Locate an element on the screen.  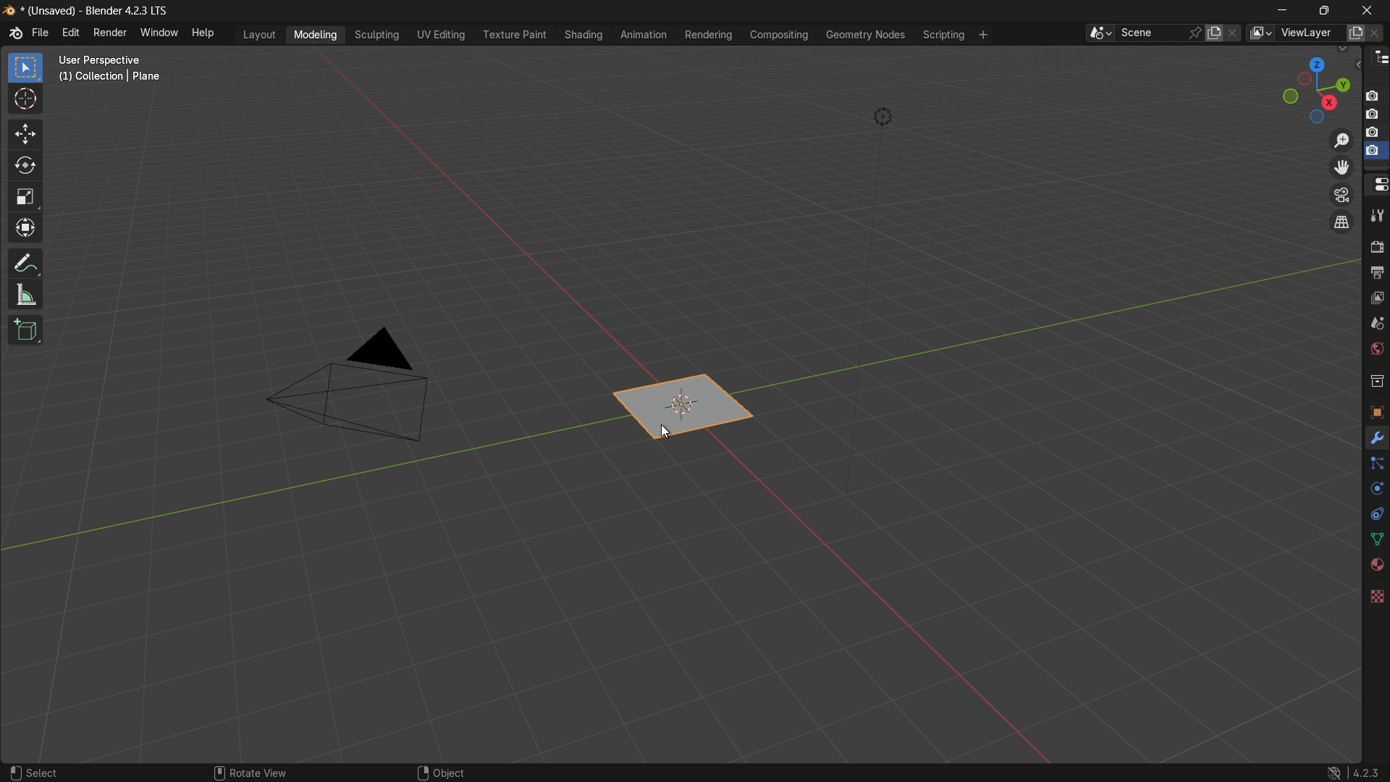
particles is located at coordinates (1377, 465).